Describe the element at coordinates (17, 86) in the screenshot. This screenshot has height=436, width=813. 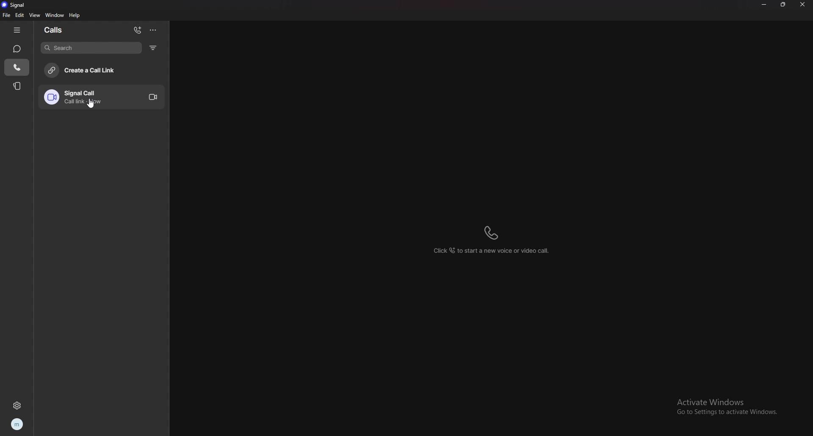
I see `stories` at that location.